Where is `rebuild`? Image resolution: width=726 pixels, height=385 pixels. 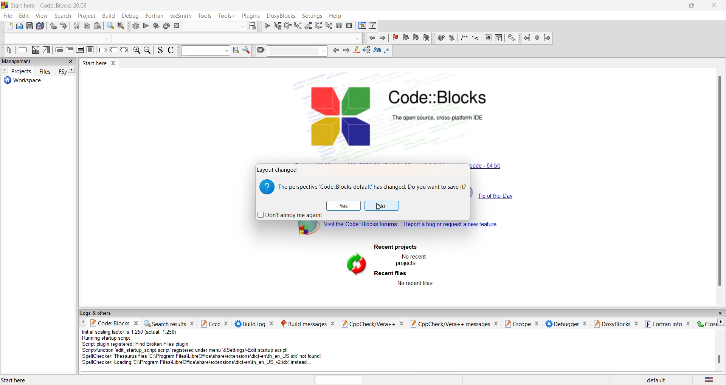
rebuild is located at coordinates (166, 26).